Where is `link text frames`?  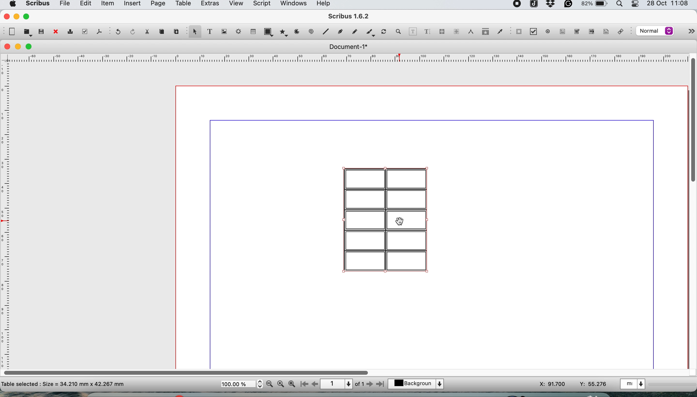
link text frames is located at coordinates (442, 32).